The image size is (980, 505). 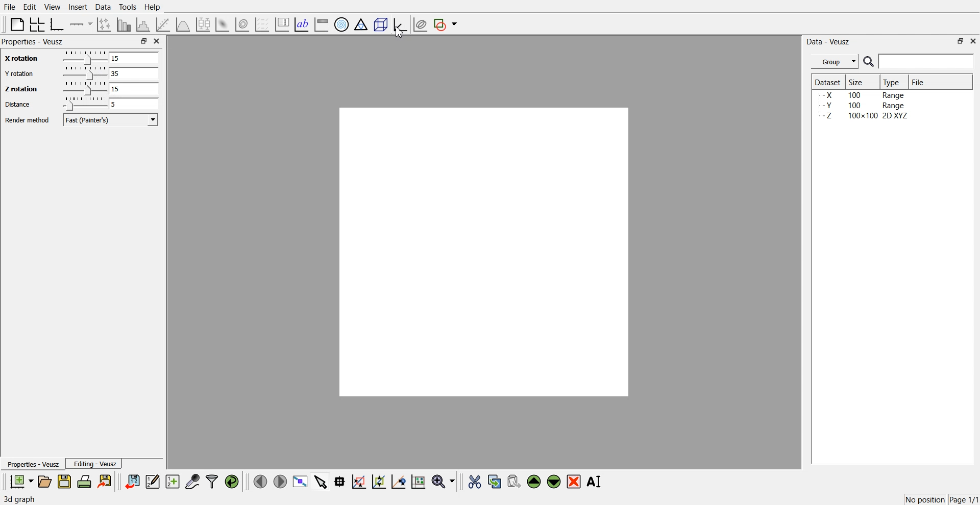 I want to click on 15, so click(x=134, y=88).